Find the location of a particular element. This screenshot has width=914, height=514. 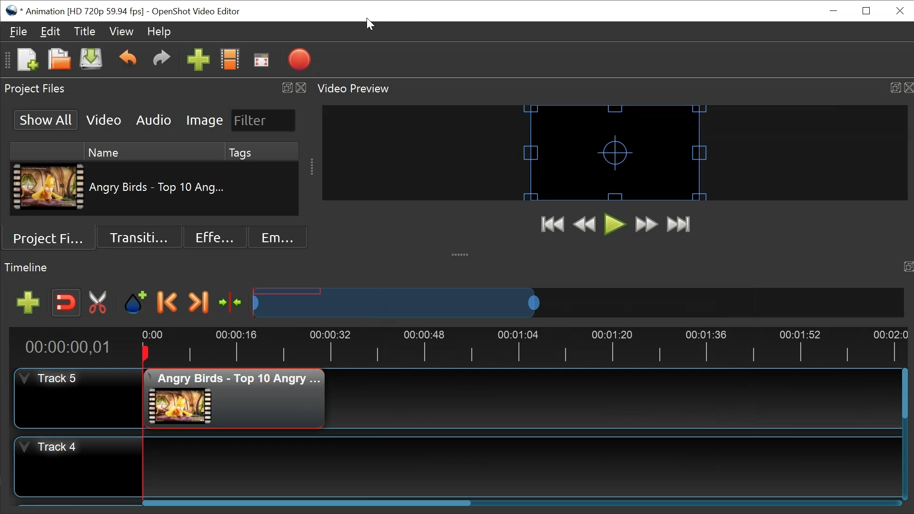

Play is located at coordinates (614, 224).